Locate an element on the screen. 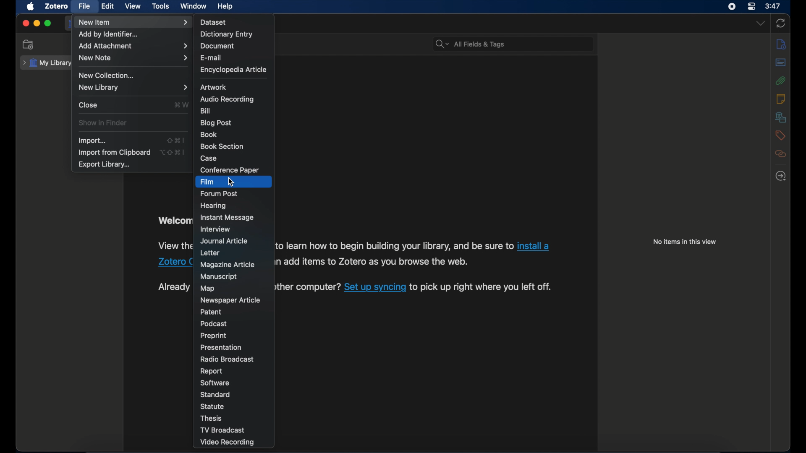 The height and width of the screenshot is (453, 806). case is located at coordinates (209, 158).